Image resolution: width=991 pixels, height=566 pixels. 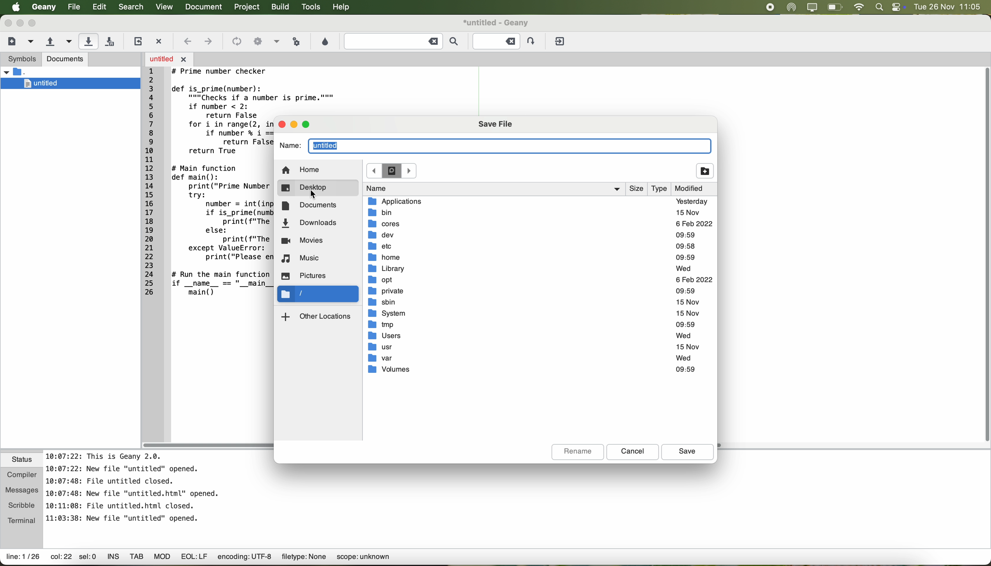 I want to click on documents, so click(x=310, y=206).